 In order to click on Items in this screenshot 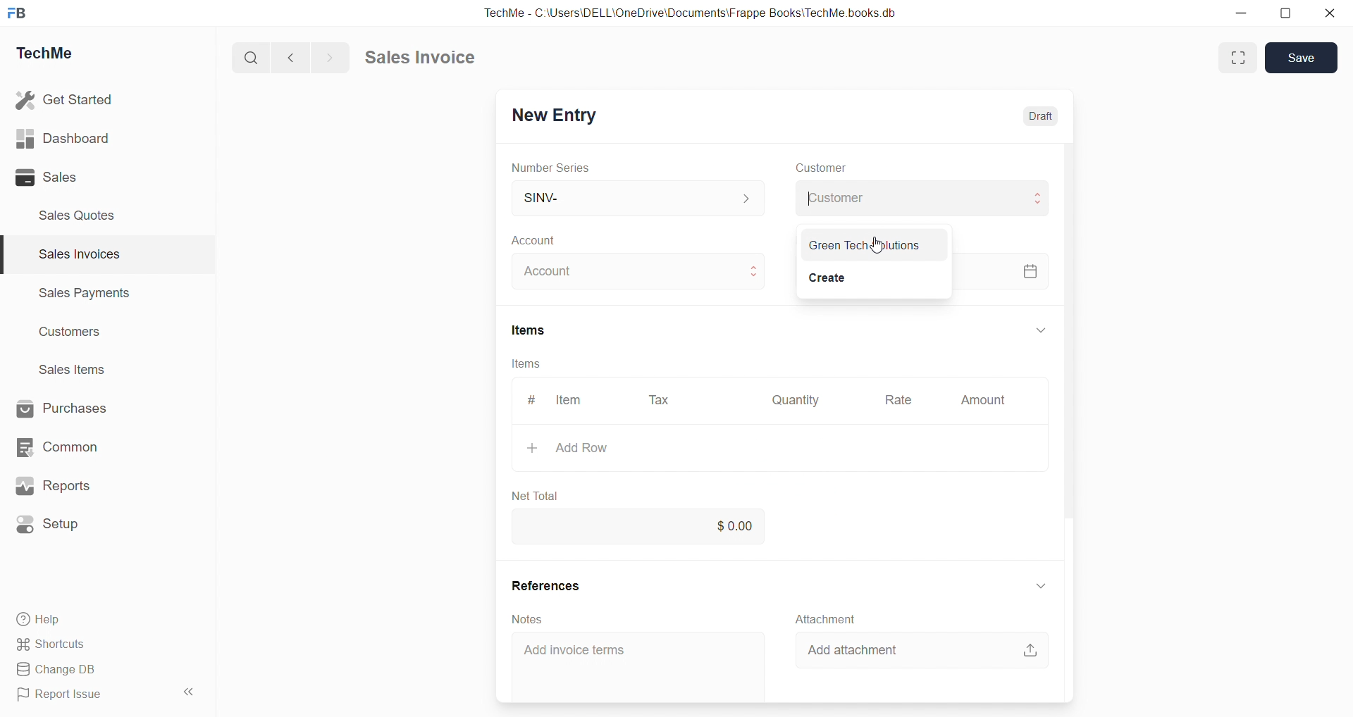, I will do `click(526, 363)`.